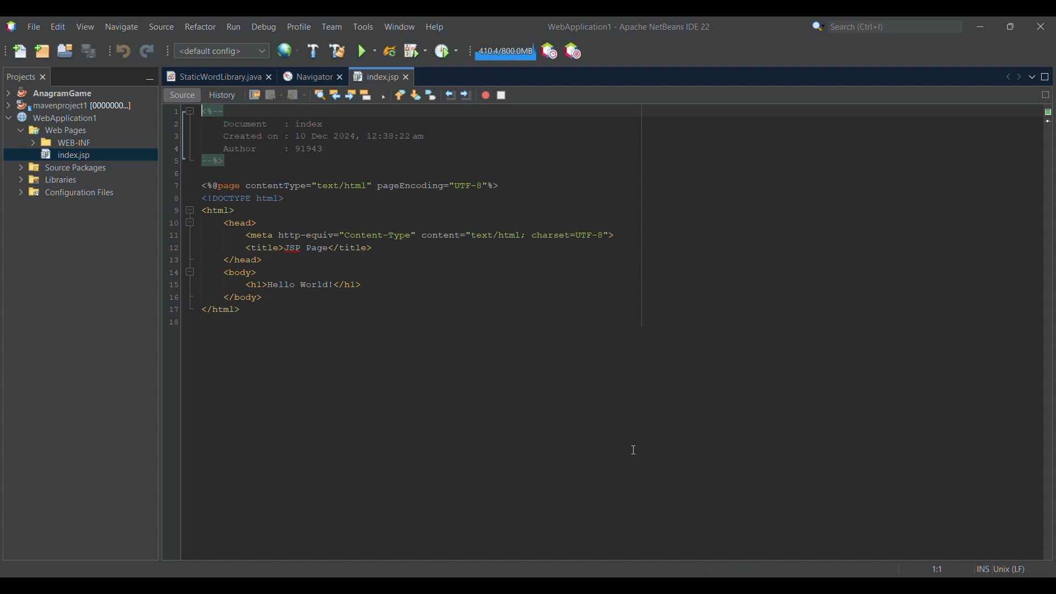  Describe the element at coordinates (1048, 112) in the screenshot. I see `4 warnings` at that location.